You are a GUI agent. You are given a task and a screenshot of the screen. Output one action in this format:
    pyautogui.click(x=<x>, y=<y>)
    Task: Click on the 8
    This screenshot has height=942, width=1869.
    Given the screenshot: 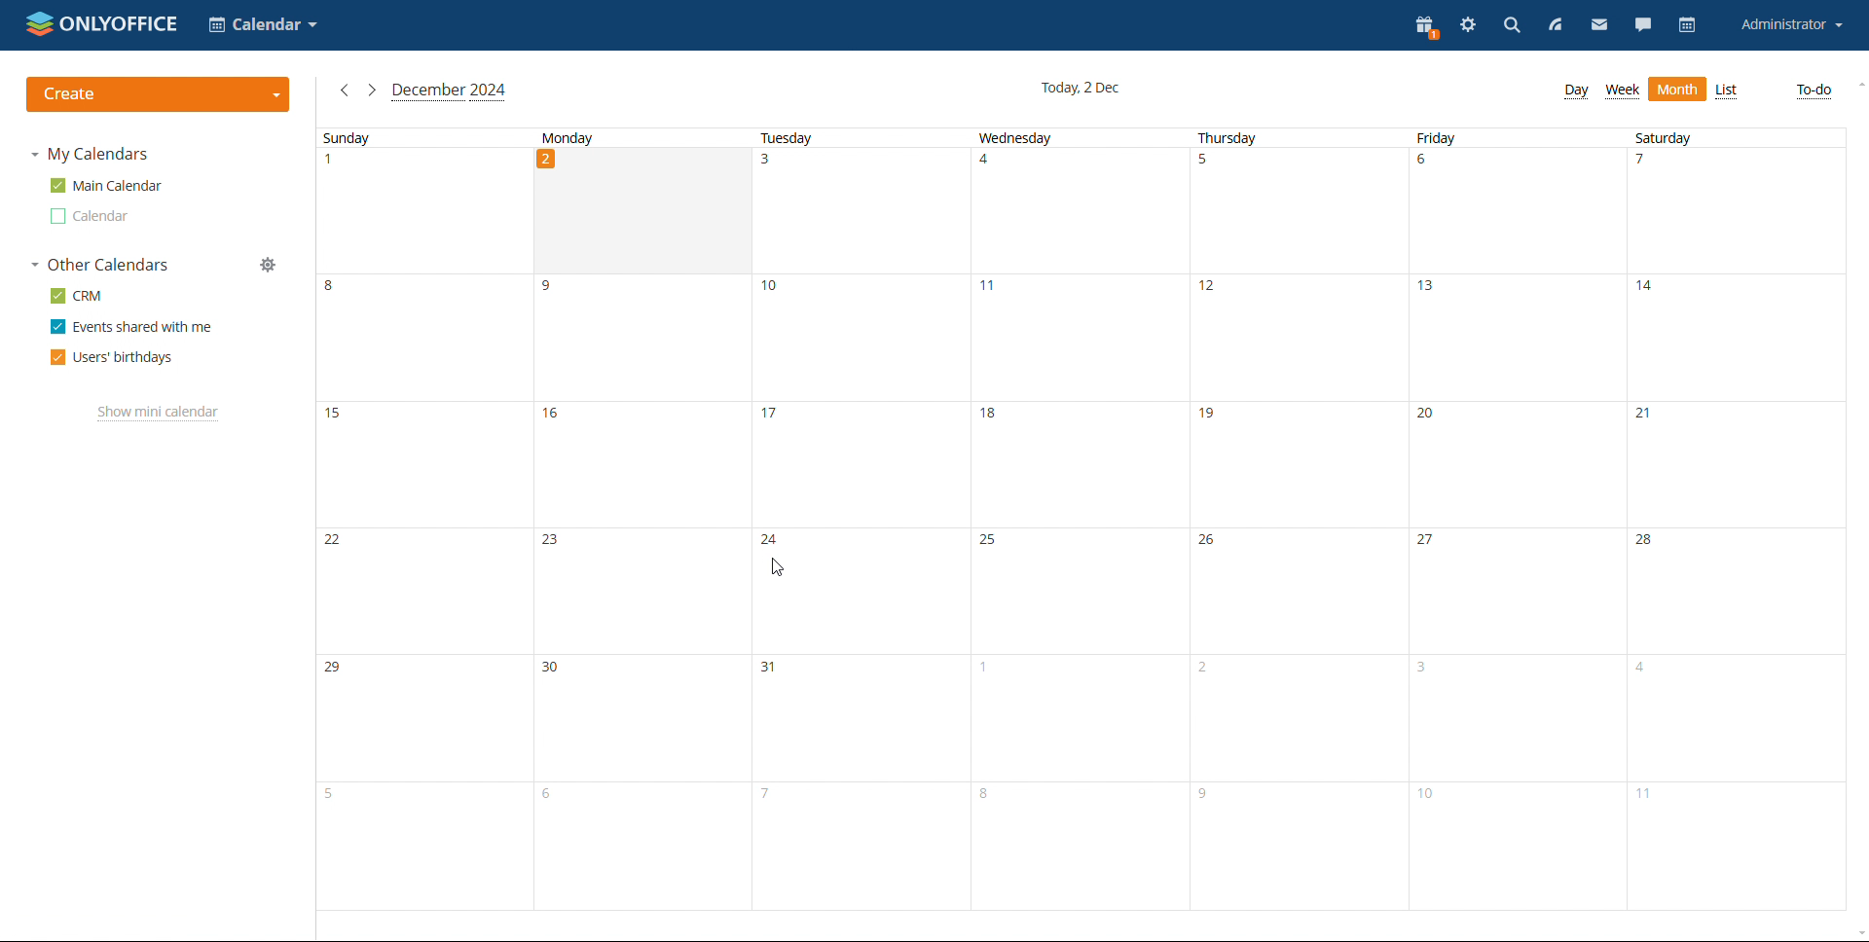 What is the action you would take?
    pyautogui.click(x=985, y=795)
    